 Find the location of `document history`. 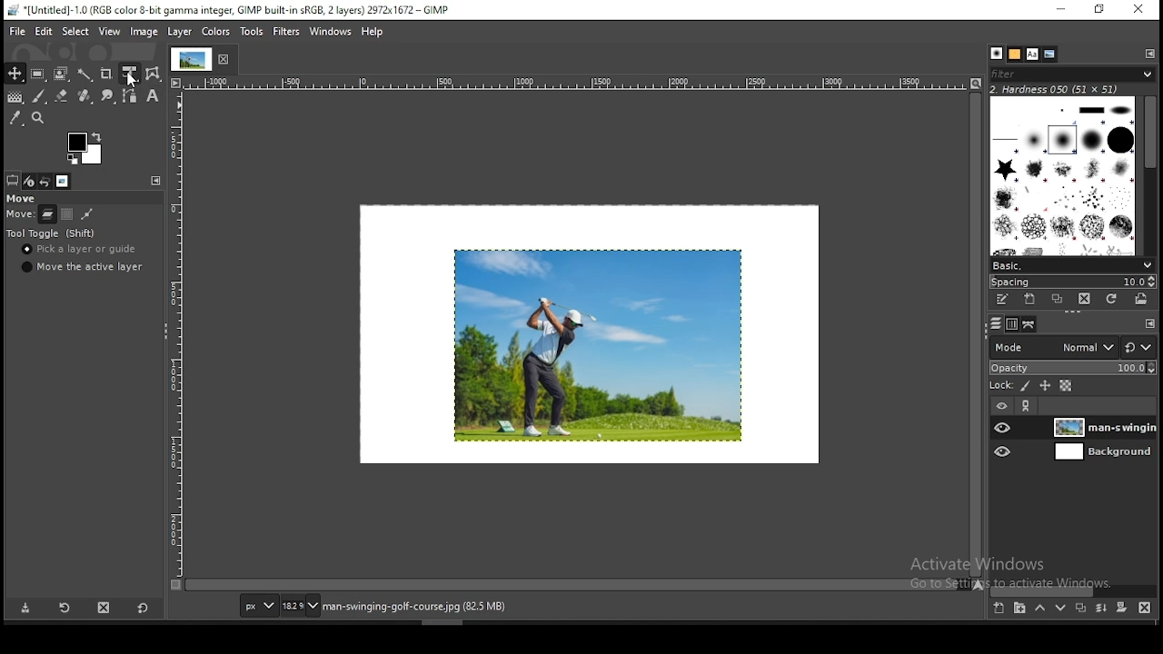

document history is located at coordinates (1049, 54).